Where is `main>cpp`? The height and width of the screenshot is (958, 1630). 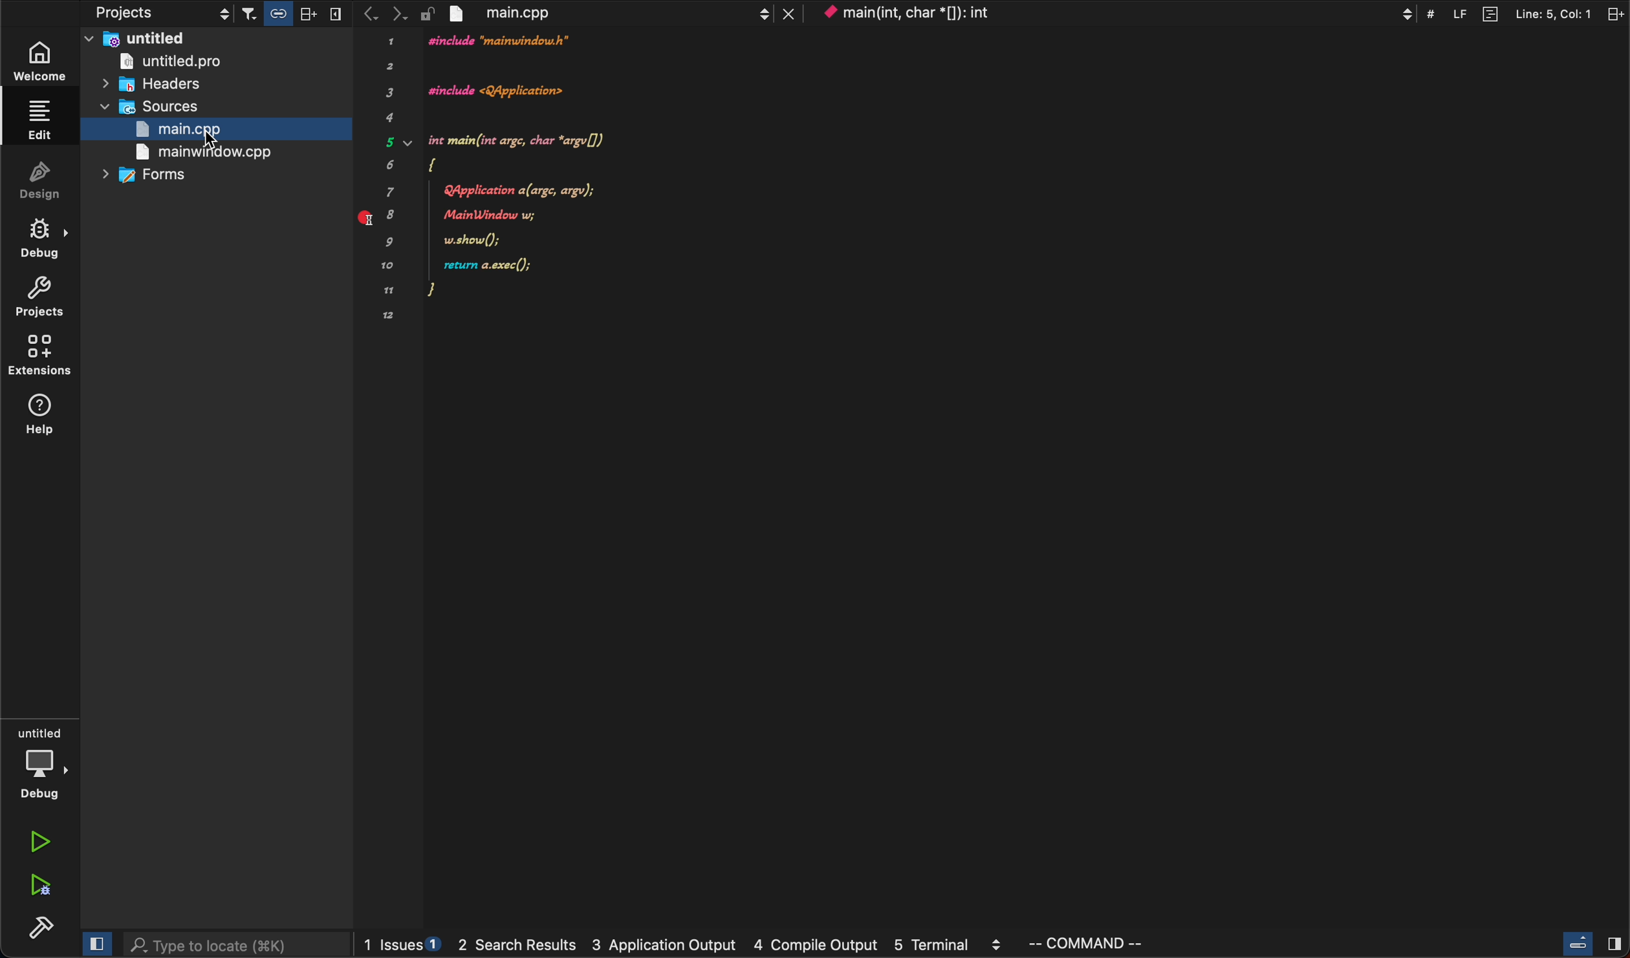
main>cpp is located at coordinates (200, 127).